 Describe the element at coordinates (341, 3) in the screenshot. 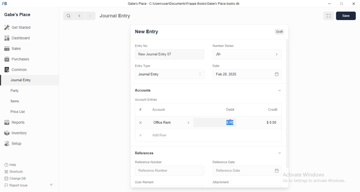

I see `restore` at that location.